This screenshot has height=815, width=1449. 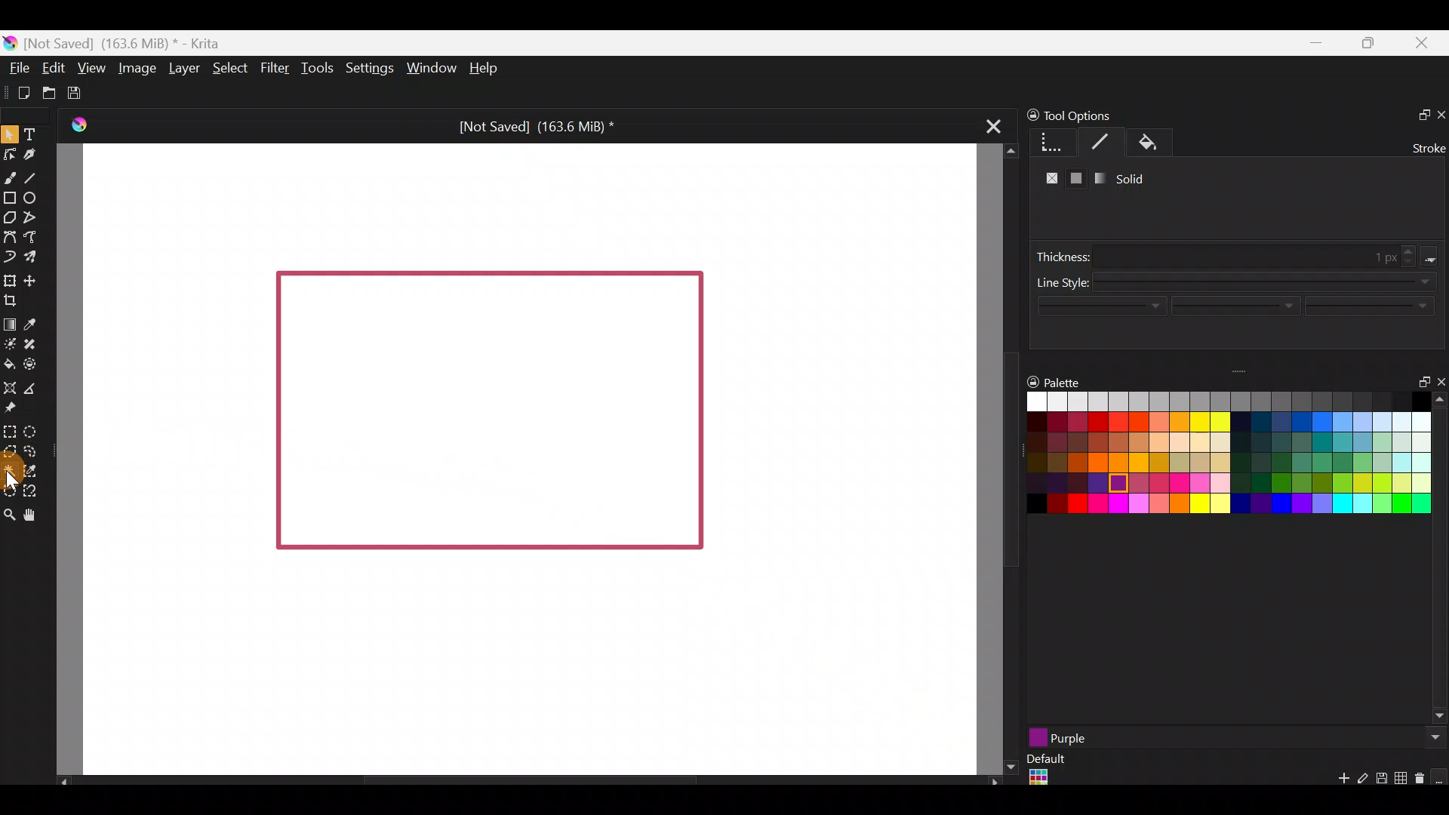 I want to click on Stroke, so click(x=1423, y=145).